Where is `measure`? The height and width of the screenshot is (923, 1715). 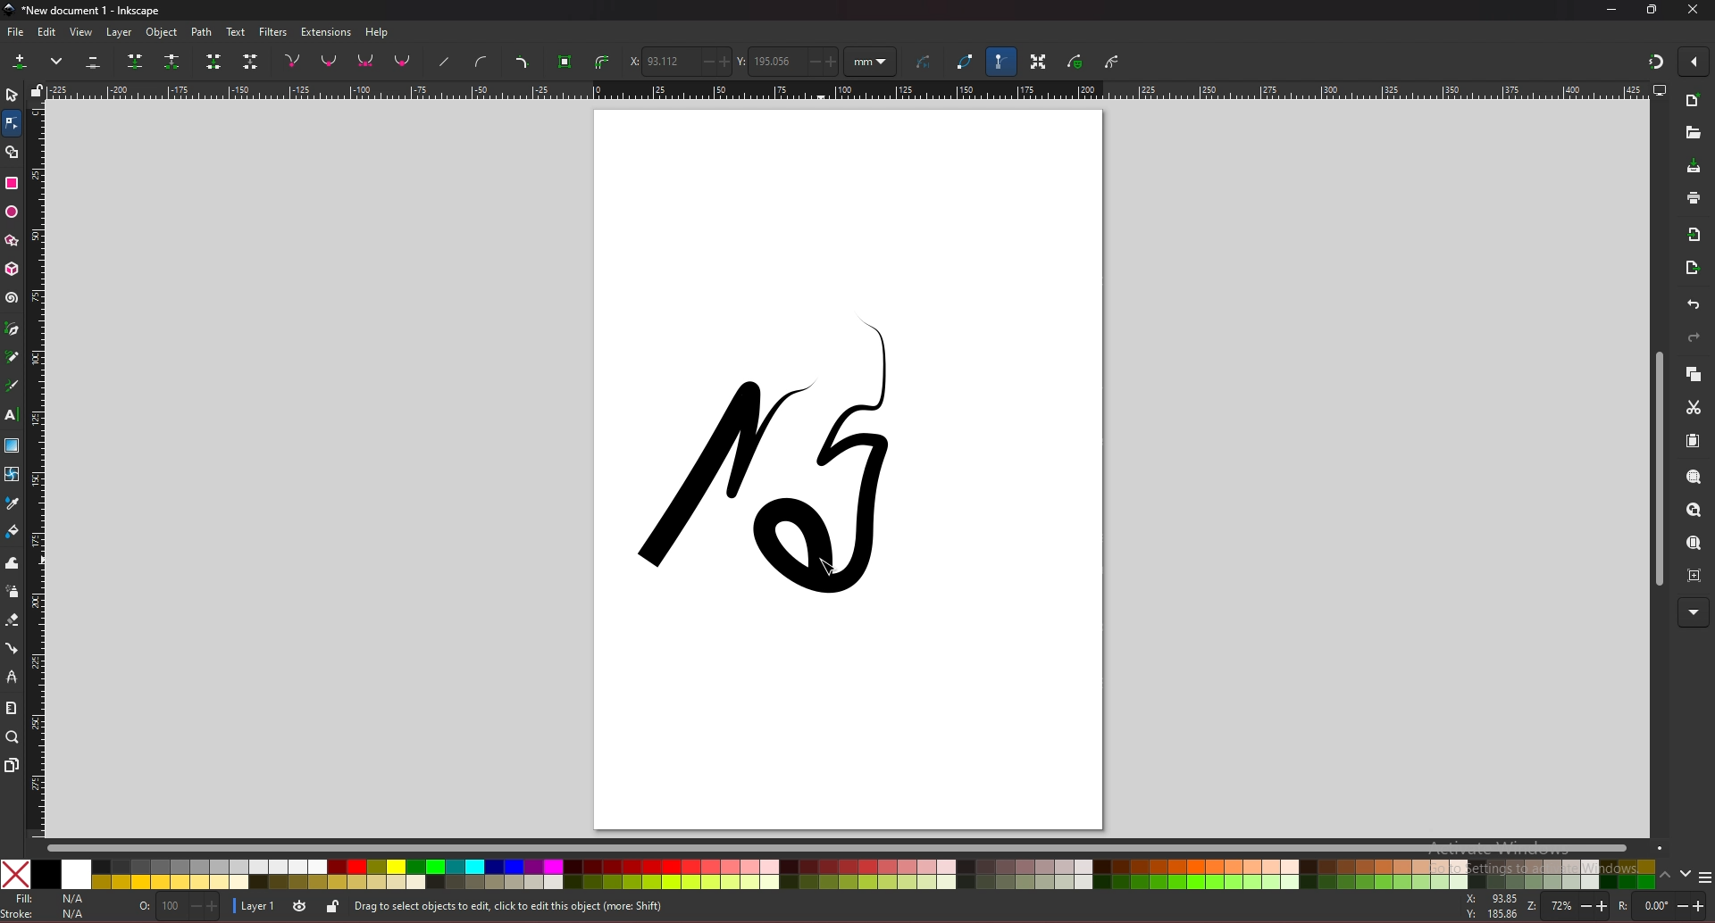
measure is located at coordinates (12, 706).